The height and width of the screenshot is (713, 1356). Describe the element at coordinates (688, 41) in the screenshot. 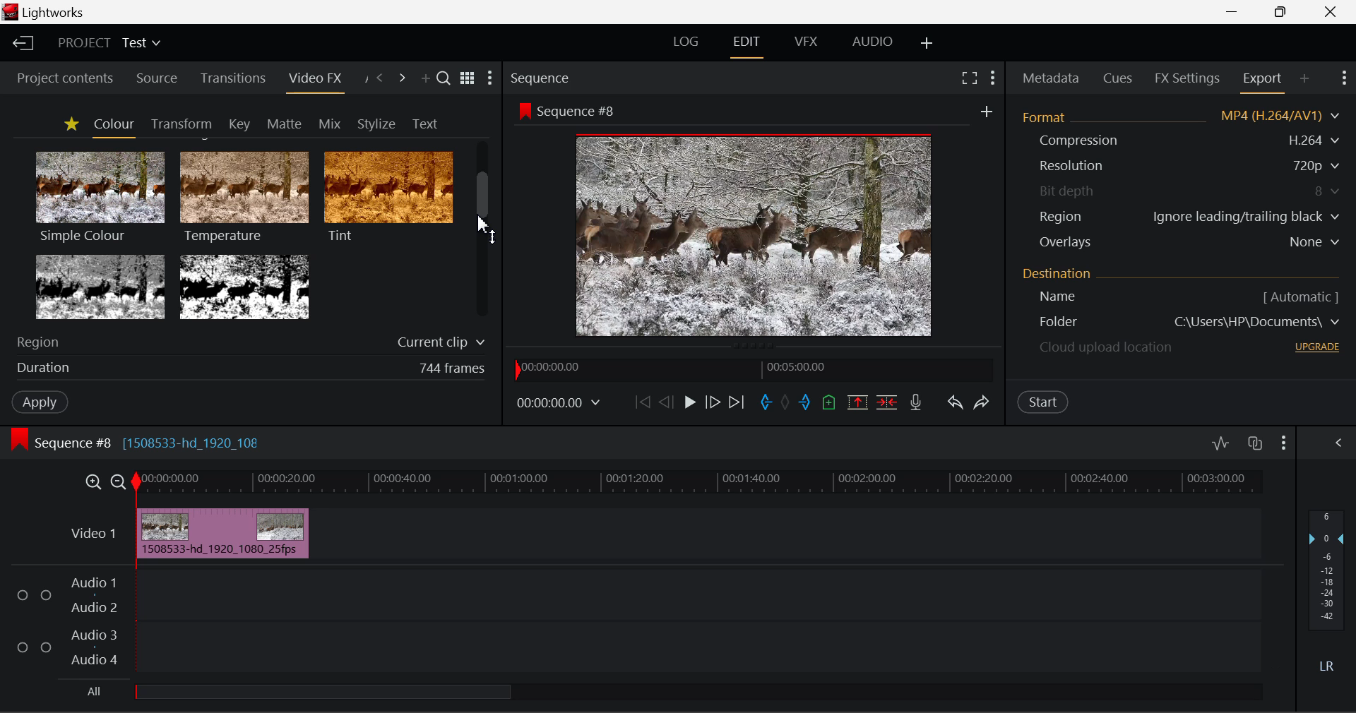

I see `LOG Layout` at that location.